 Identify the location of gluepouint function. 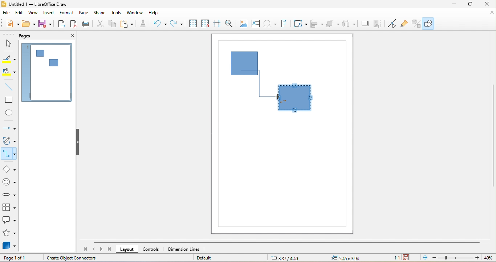
(406, 23).